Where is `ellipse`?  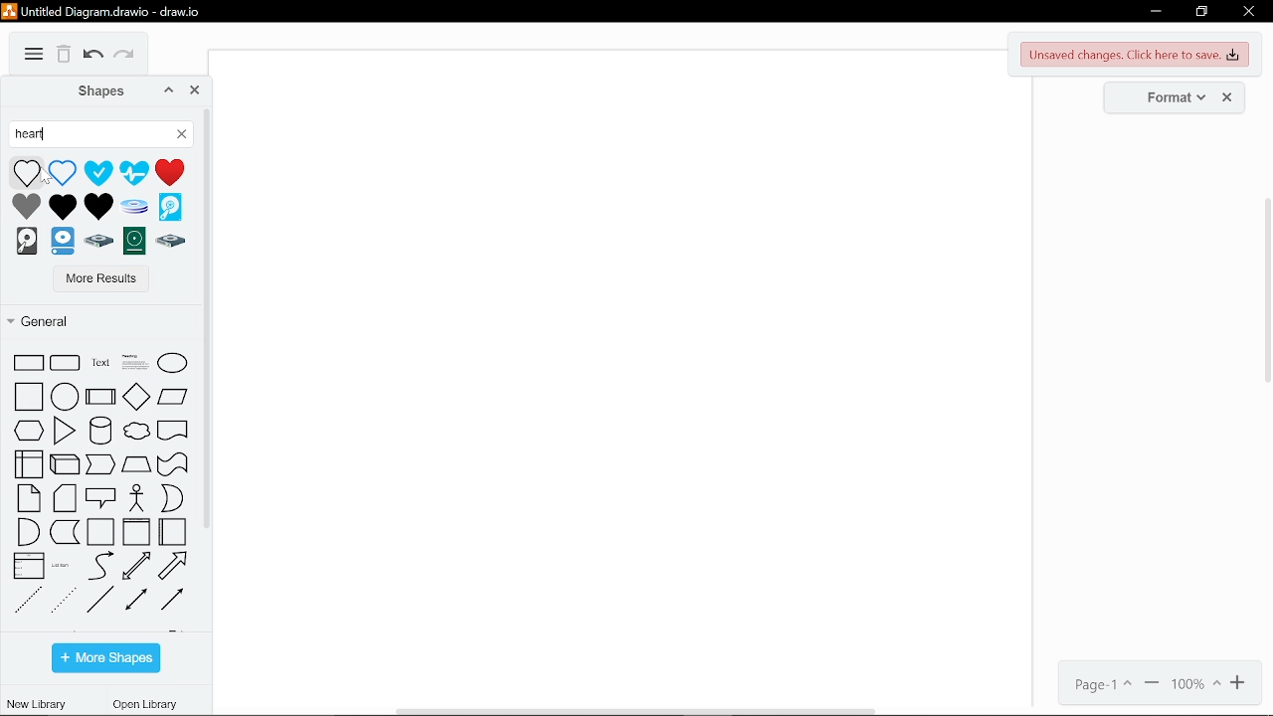
ellipse is located at coordinates (172, 359).